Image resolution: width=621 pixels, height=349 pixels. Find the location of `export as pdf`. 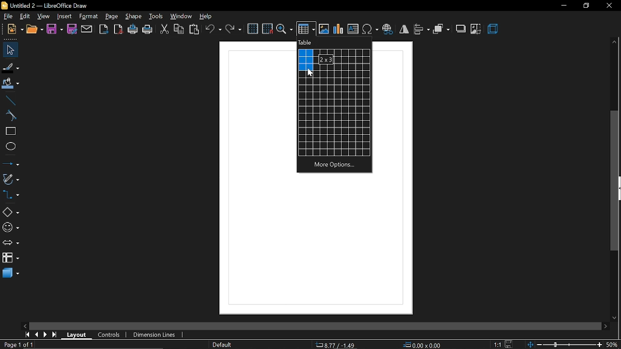

export as pdf is located at coordinates (118, 29).